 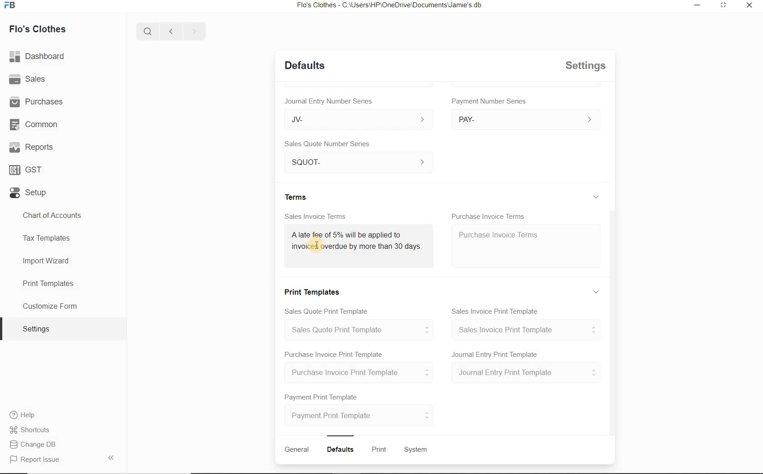 What do you see at coordinates (30, 430) in the screenshot?
I see `Shortcuts` at bounding box center [30, 430].